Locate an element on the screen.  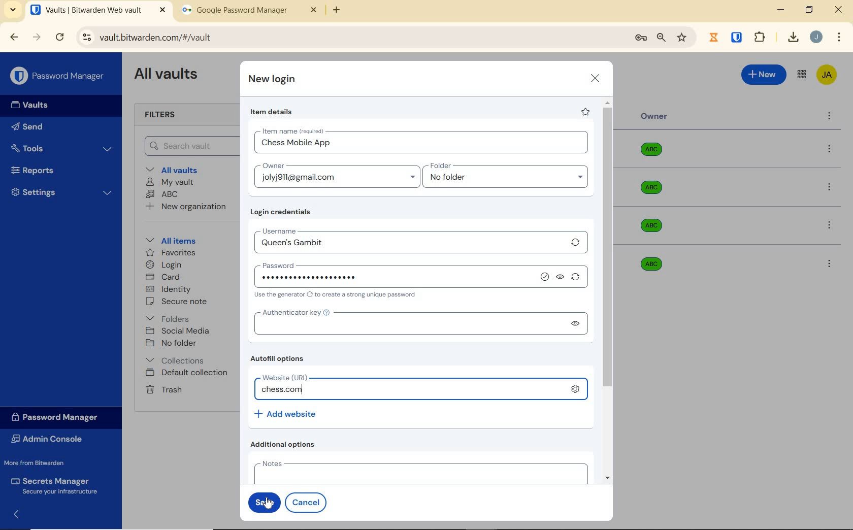
toggle between admin console and password manager is located at coordinates (801, 75).